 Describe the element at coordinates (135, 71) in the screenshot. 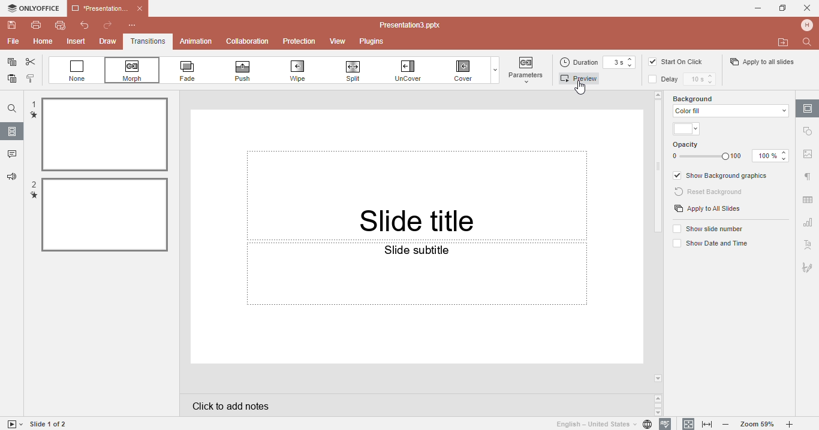

I see `Morph` at that location.